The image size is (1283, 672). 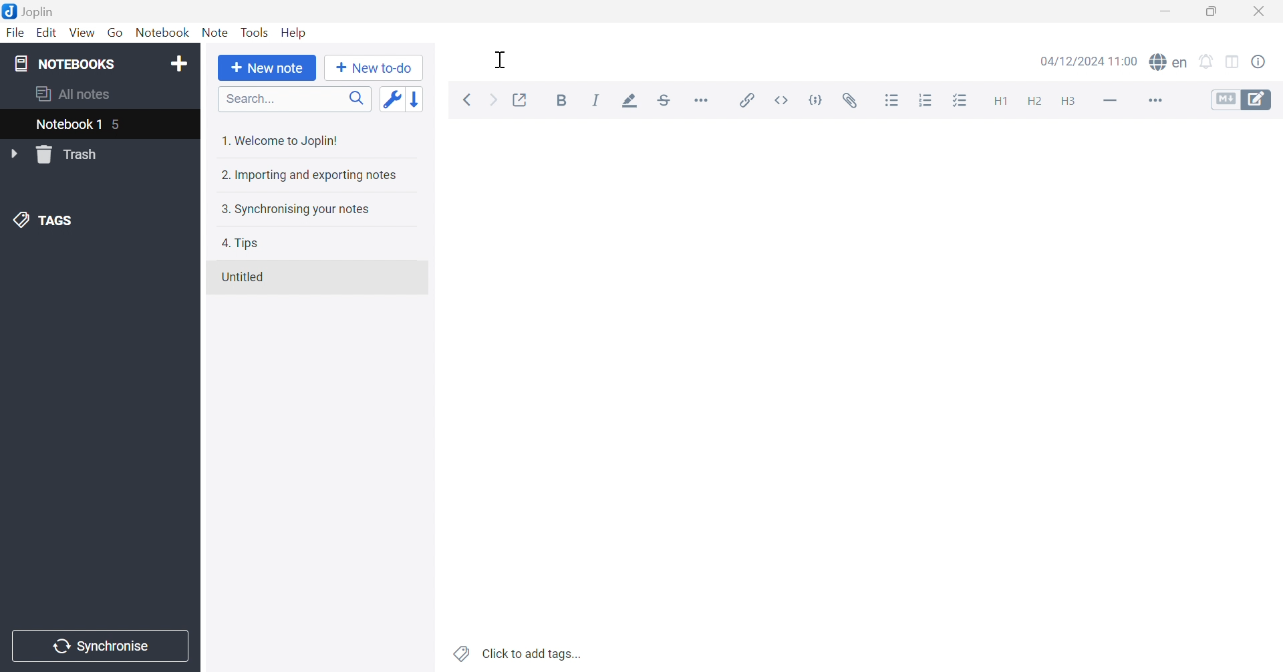 I want to click on Help, so click(x=295, y=32).